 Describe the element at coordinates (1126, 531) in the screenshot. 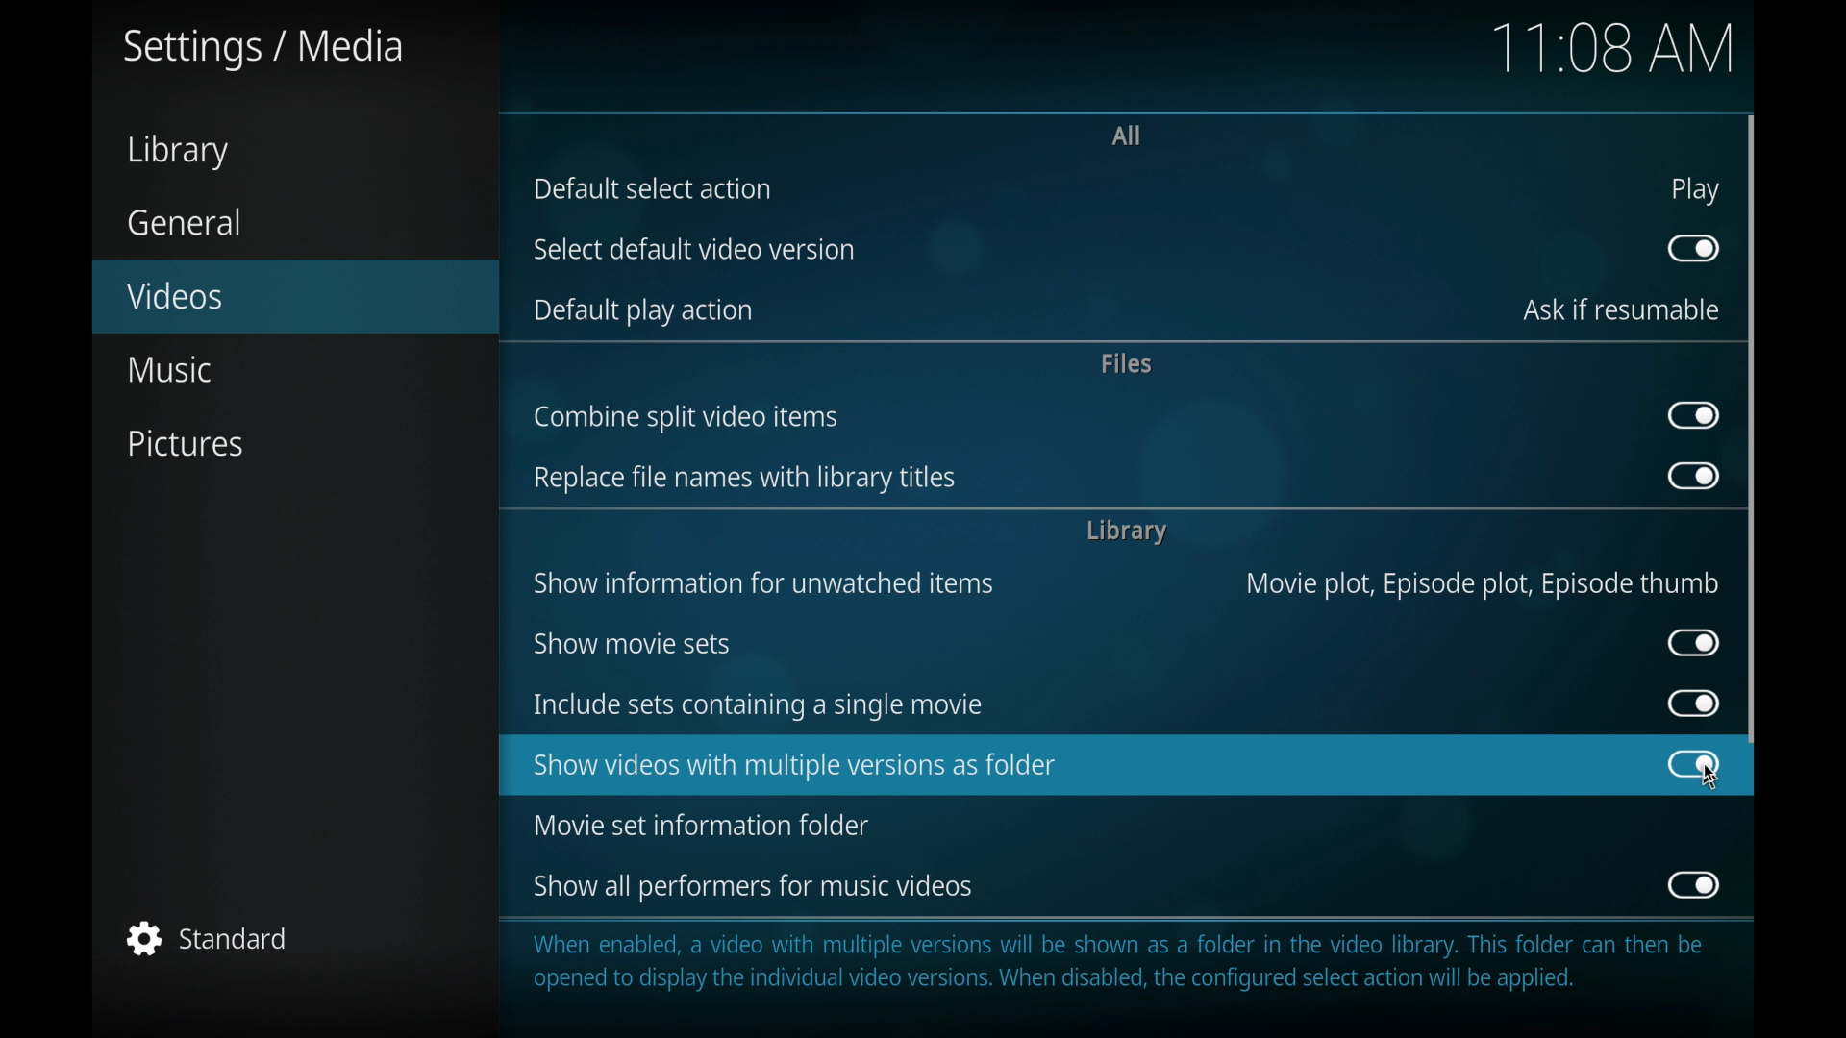

I see `library` at that location.